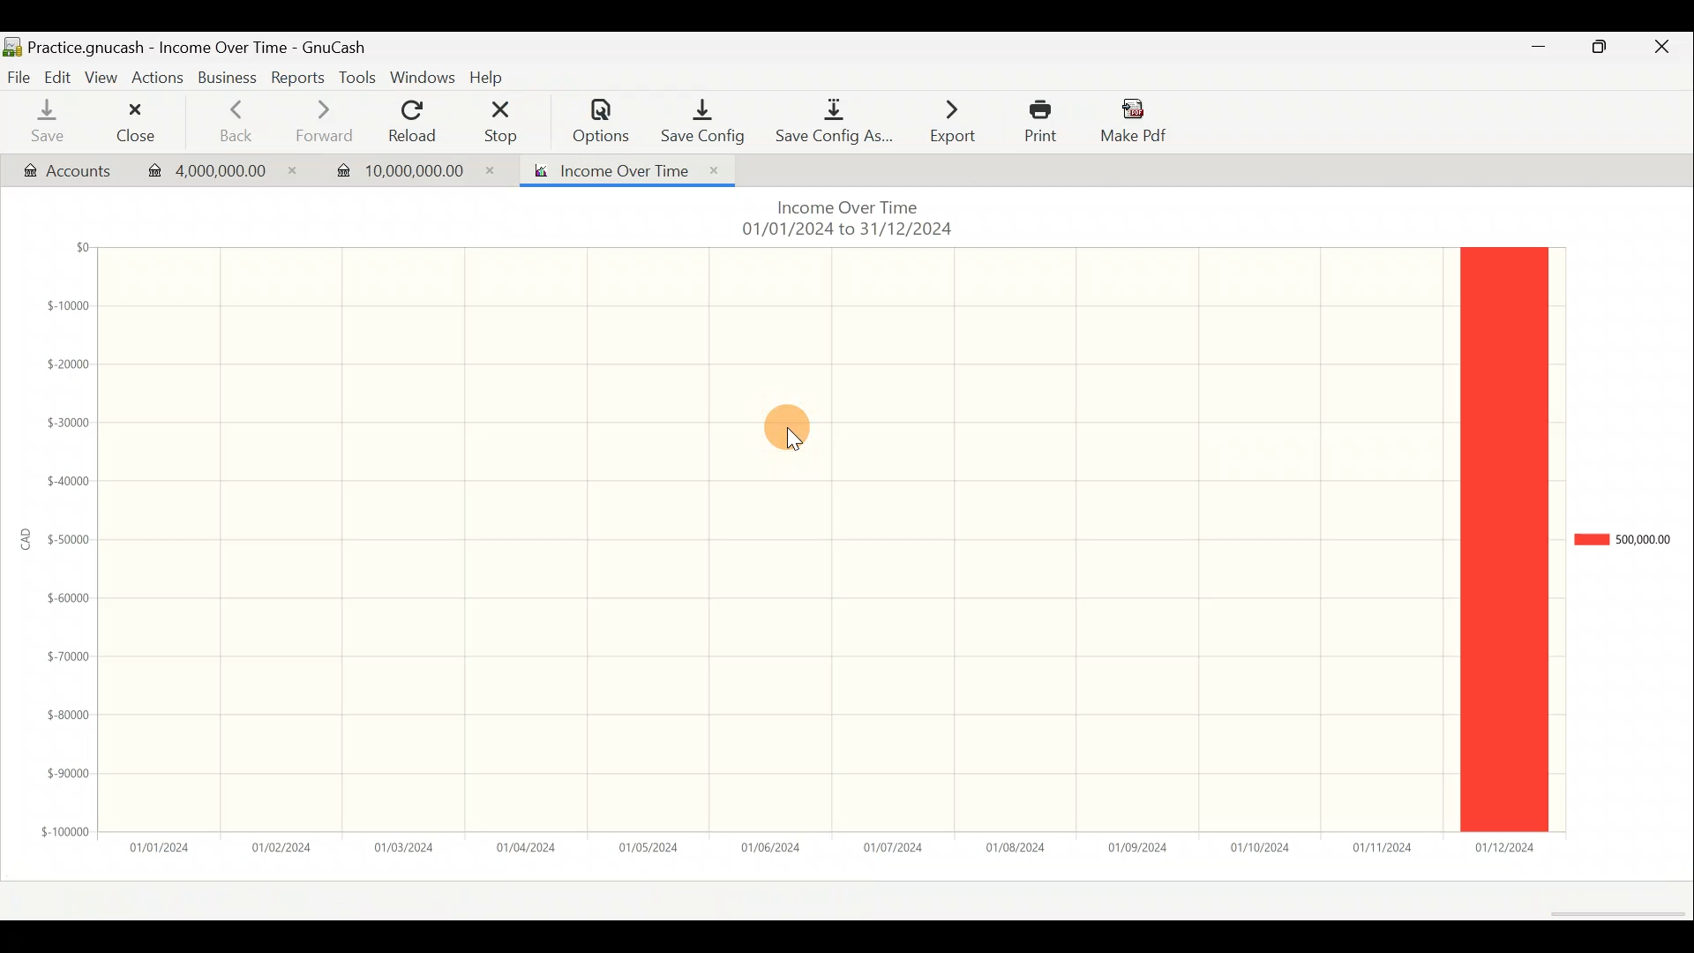 This screenshot has height=953, width=1694. What do you see at coordinates (402, 846) in the screenshot?
I see `01/03/2024` at bounding box center [402, 846].